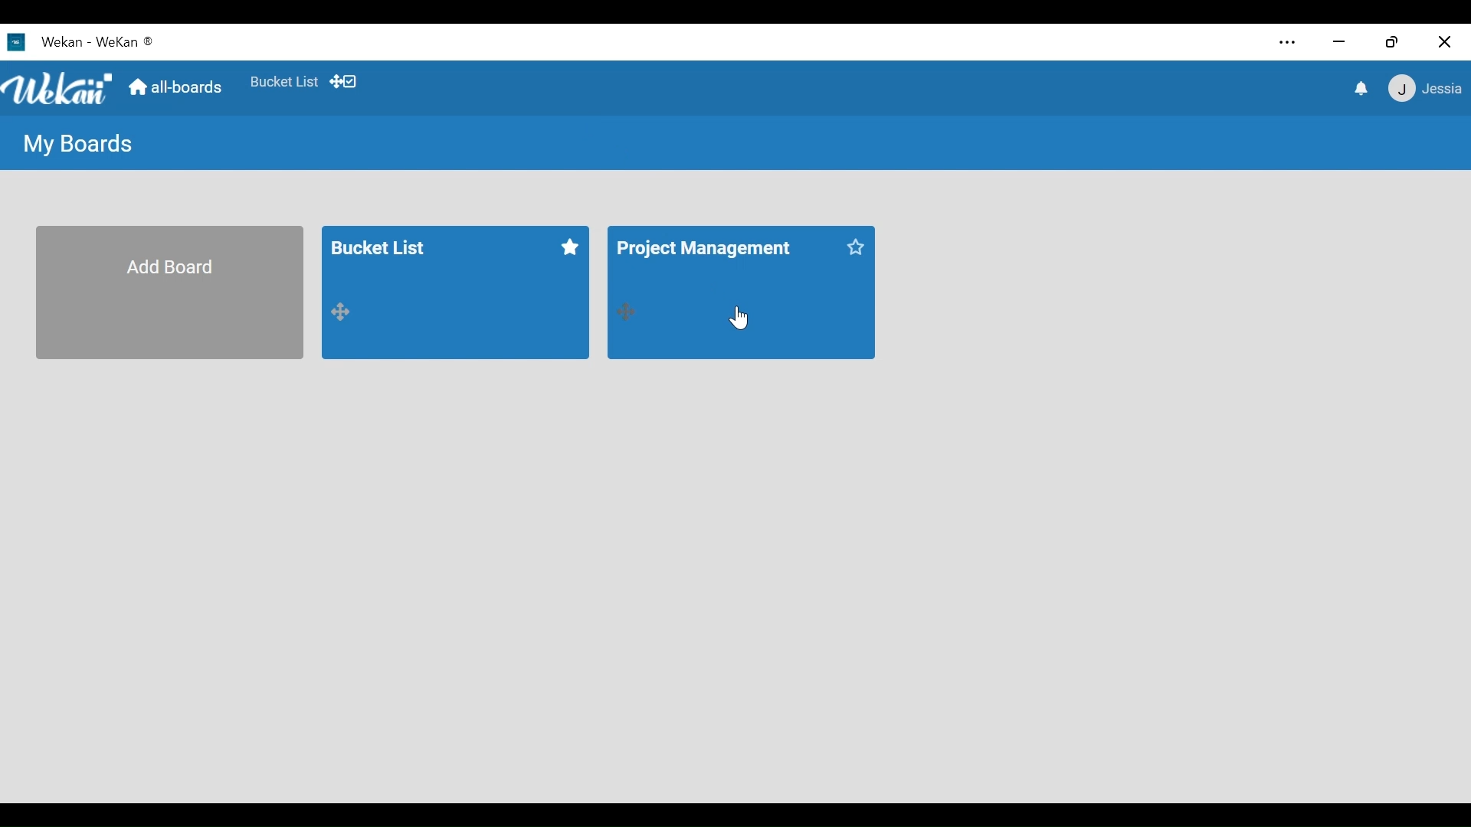  What do you see at coordinates (177, 83) in the screenshot?
I see `Home(all boards)` at bounding box center [177, 83].